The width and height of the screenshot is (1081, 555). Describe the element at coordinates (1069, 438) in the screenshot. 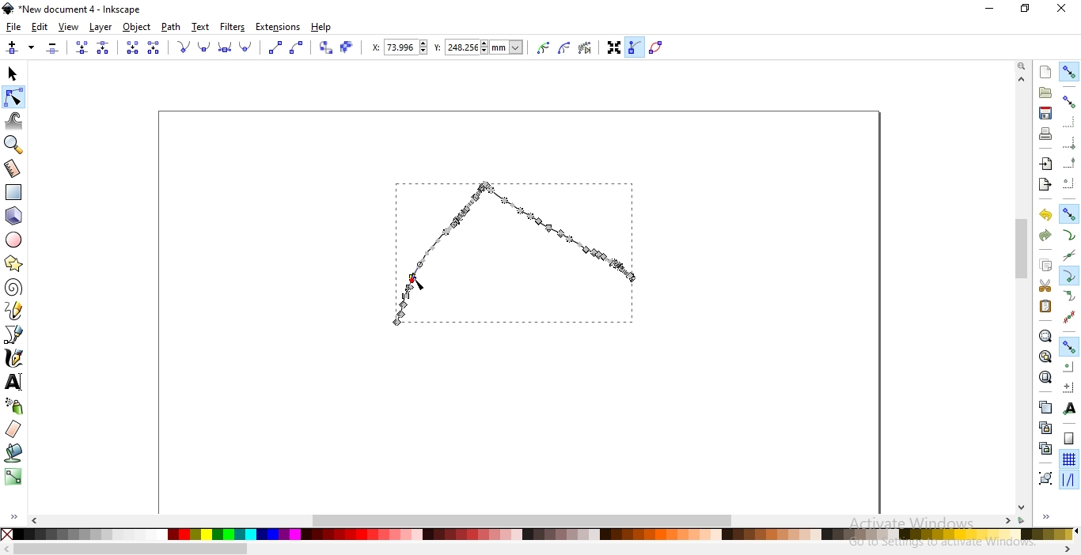

I see `` at that location.